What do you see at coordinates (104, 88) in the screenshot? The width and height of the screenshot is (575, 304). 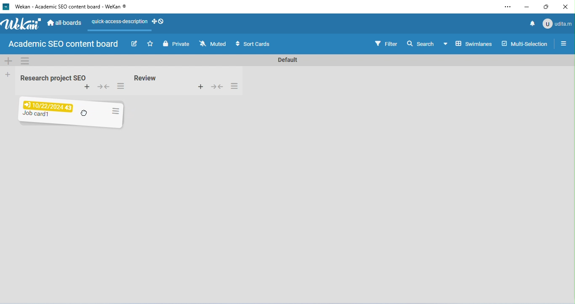 I see `collapse` at bounding box center [104, 88].